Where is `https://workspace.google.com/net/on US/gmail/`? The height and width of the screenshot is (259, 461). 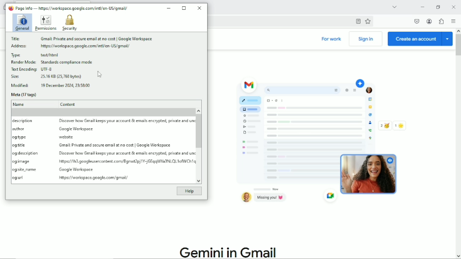
https://workspace.google.com/net/on US/gmail/ is located at coordinates (85, 47).